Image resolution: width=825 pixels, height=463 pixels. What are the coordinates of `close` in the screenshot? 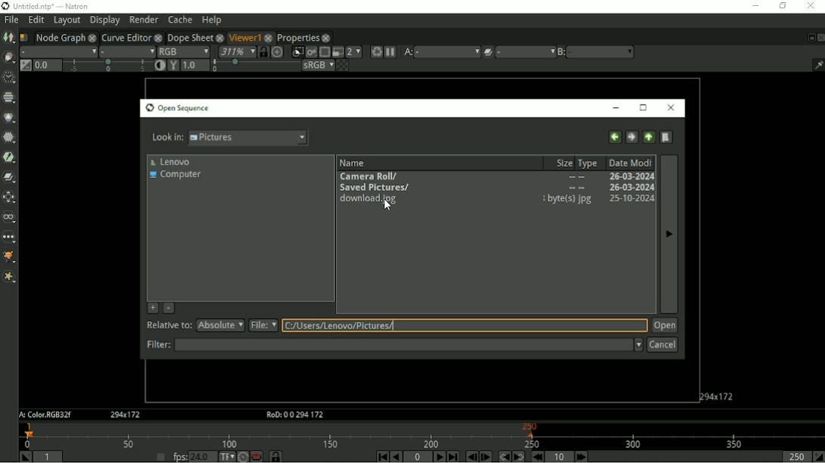 It's located at (219, 37).